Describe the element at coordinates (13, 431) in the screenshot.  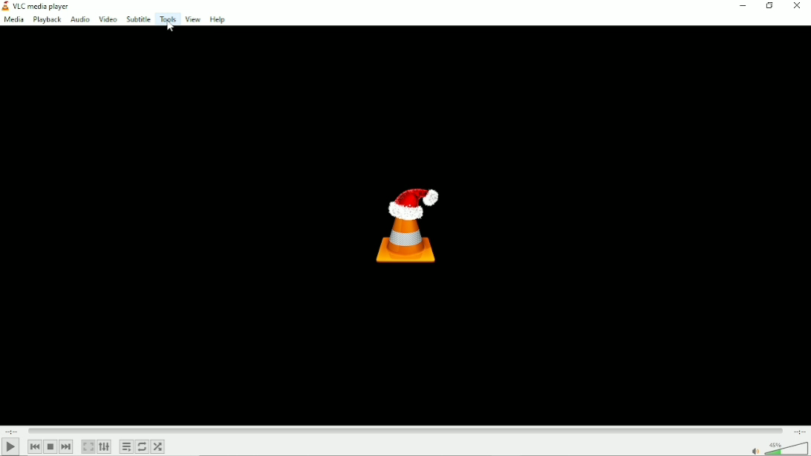
I see `Elapsed time` at that location.